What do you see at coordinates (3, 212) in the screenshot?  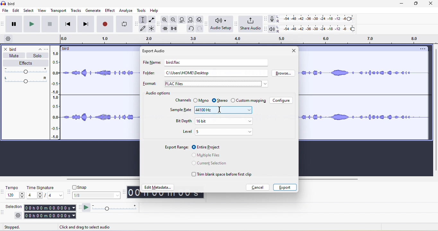 I see `audacity selection toolbar` at bounding box center [3, 212].